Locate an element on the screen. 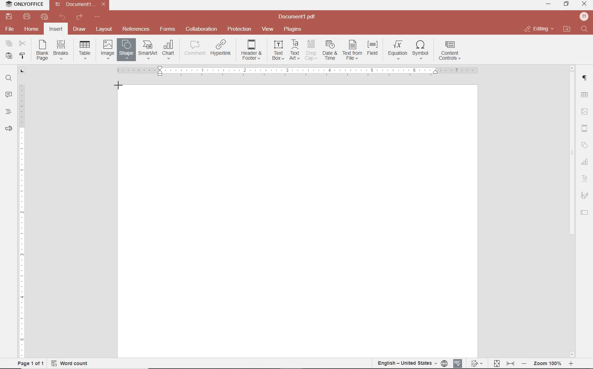 The height and width of the screenshot is (369, 593). view is located at coordinates (268, 29).